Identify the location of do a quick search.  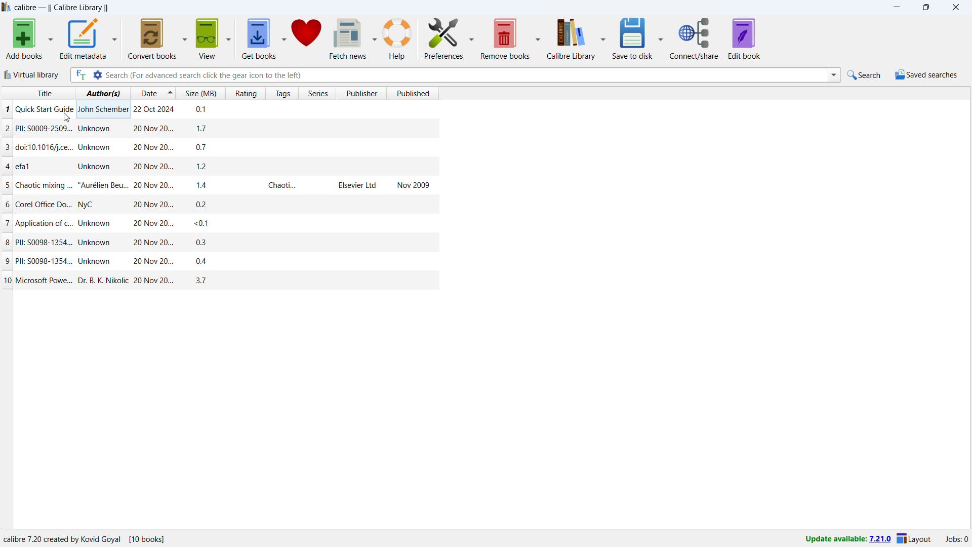
(864, 74).